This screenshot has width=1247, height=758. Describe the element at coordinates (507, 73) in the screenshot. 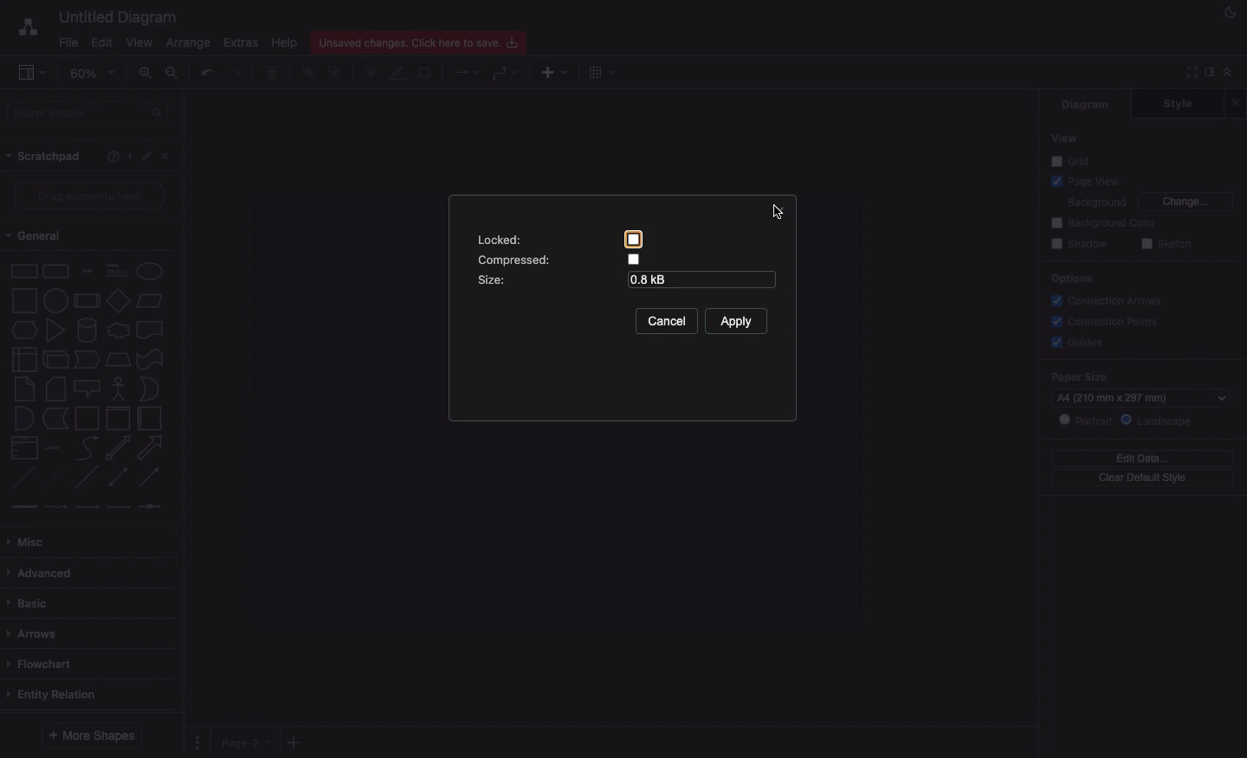

I see `Waypoints` at that location.